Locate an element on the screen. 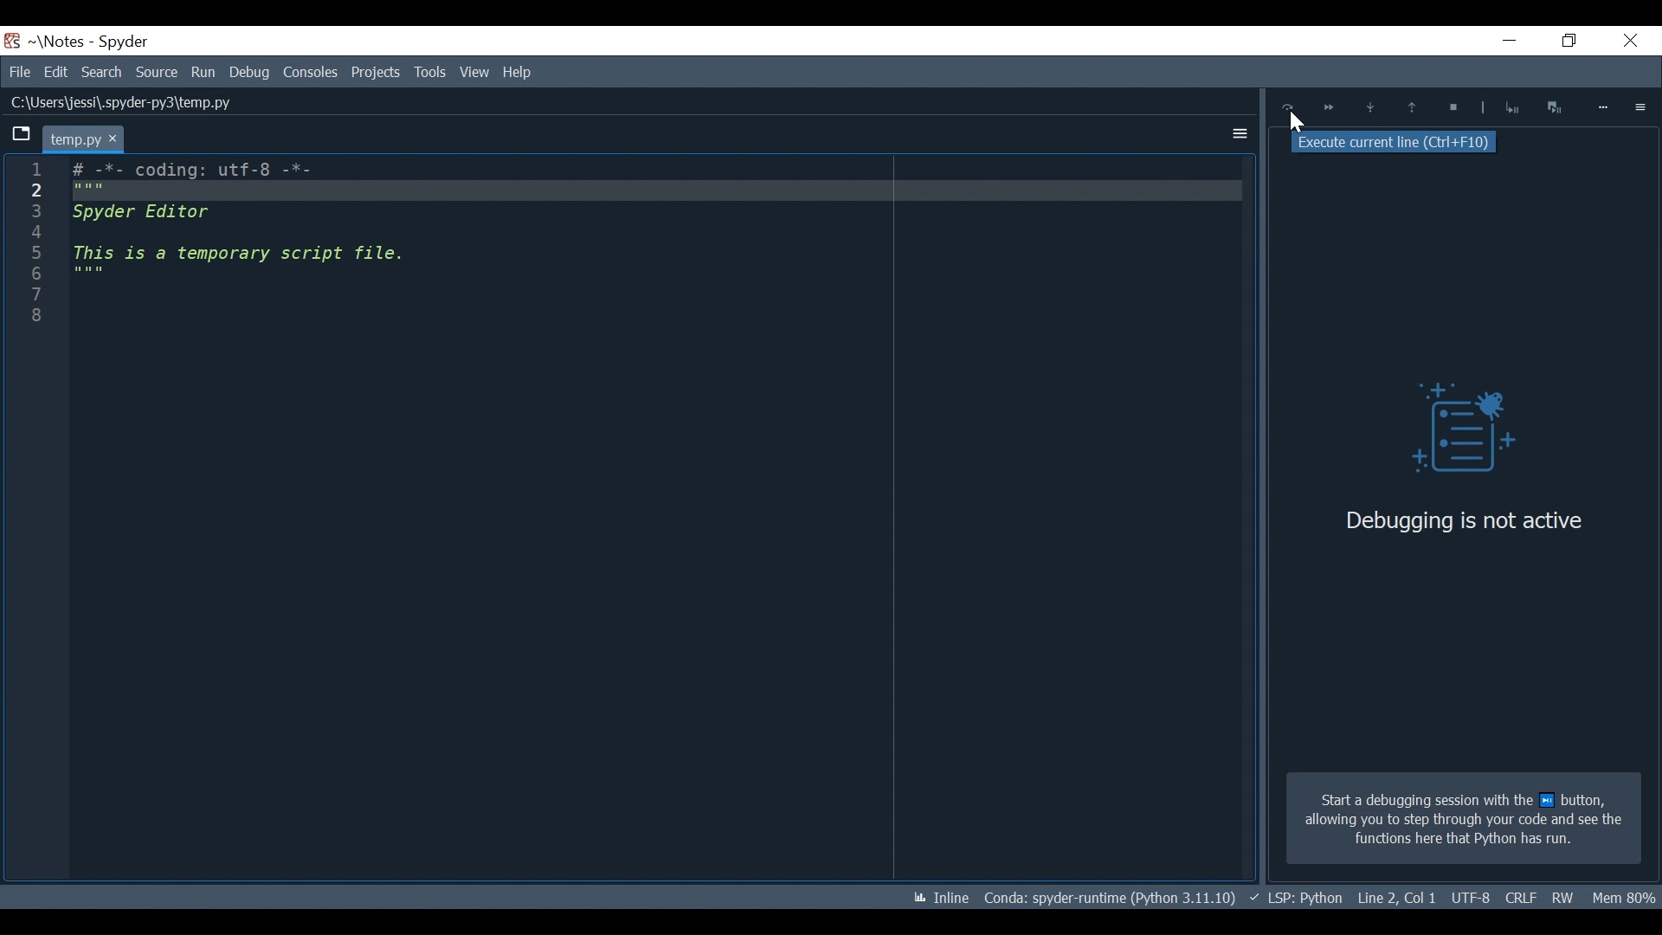  Spyder  is located at coordinates (125, 42).